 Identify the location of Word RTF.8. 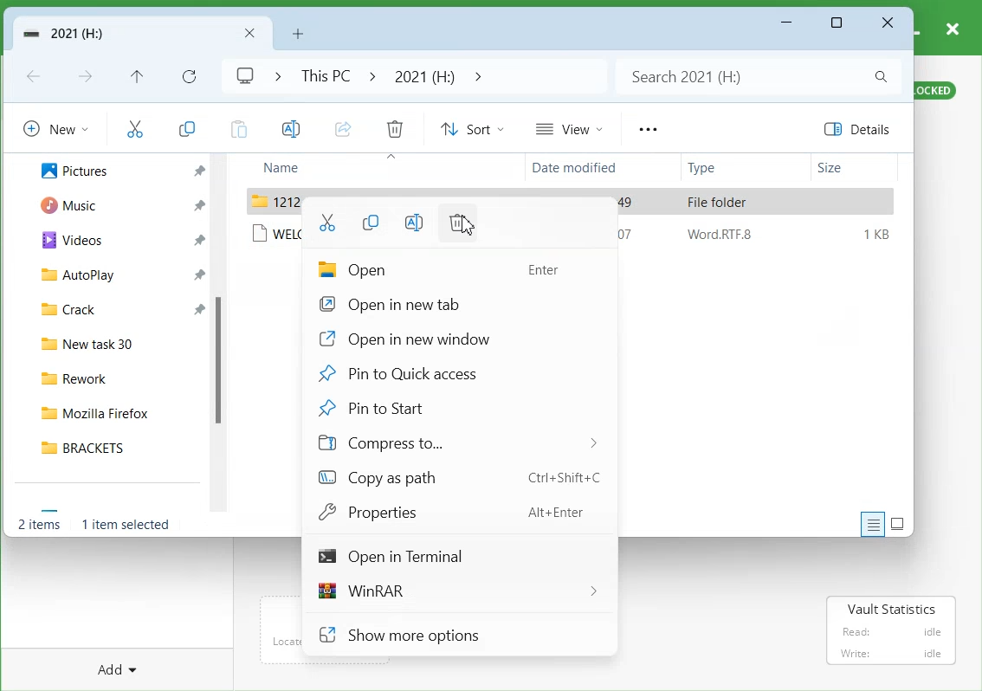
(718, 237).